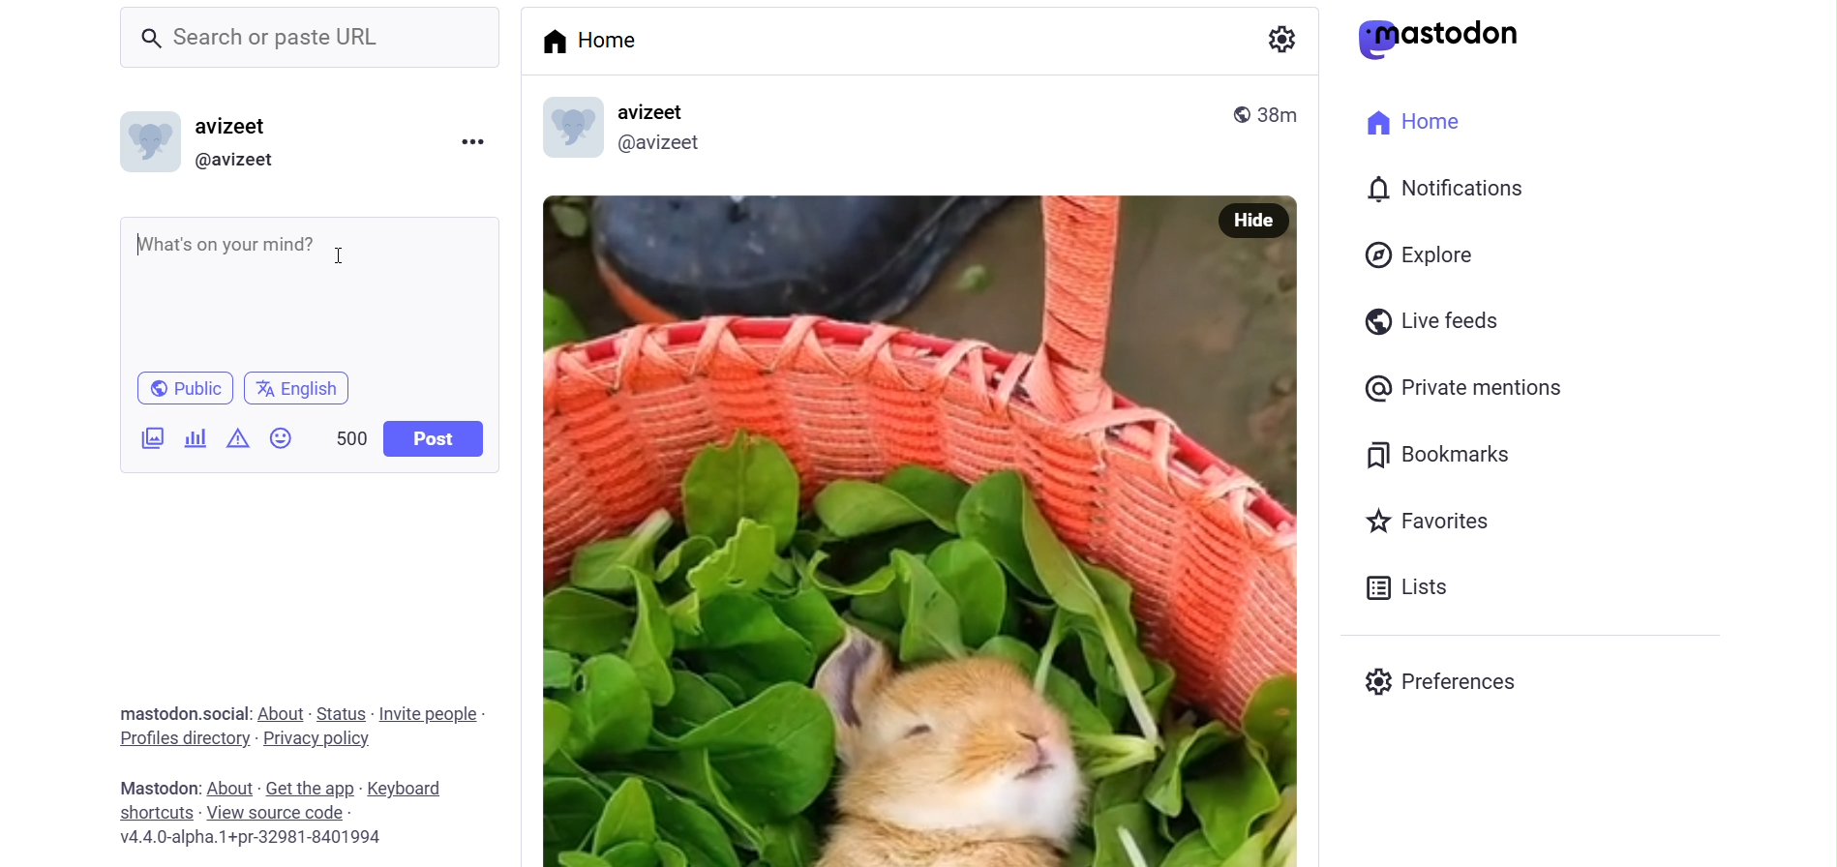  Describe the element at coordinates (1411, 587) in the screenshot. I see `Lists` at that location.